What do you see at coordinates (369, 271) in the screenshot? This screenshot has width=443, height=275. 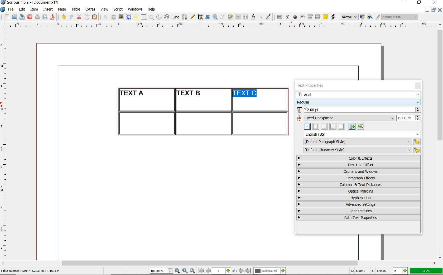 I see `X: 6.3081 Y: 1.4815` at bounding box center [369, 271].